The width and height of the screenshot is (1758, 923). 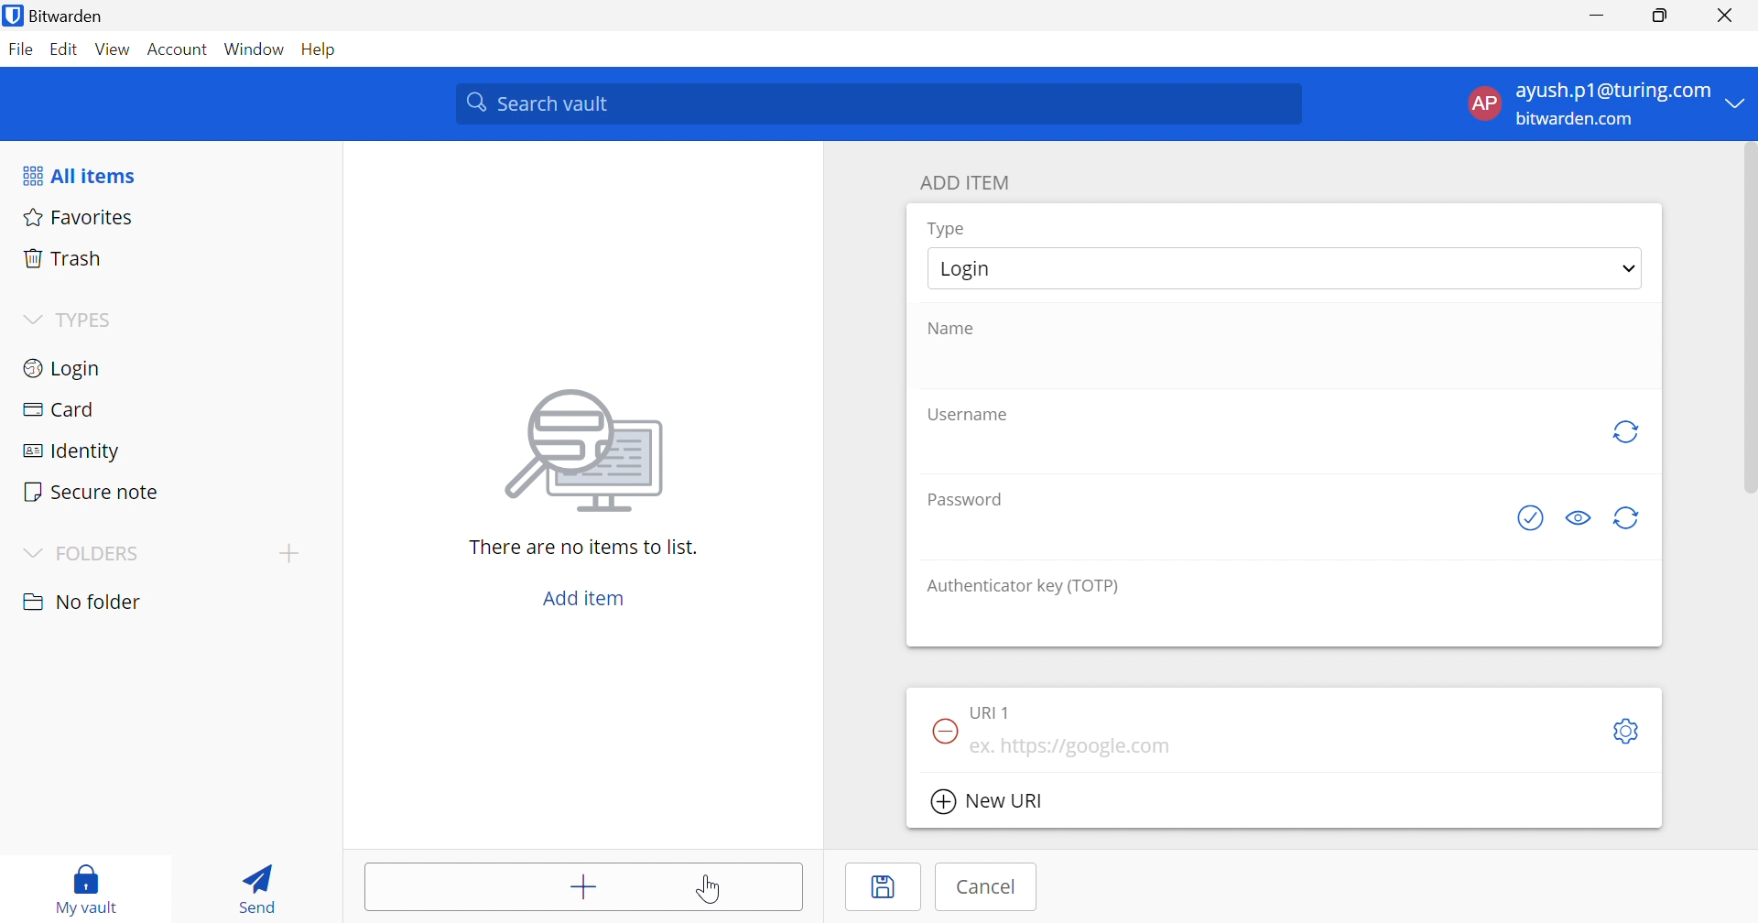 What do you see at coordinates (997, 711) in the screenshot?
I see `URI 1` at bounding box center [997, 711].